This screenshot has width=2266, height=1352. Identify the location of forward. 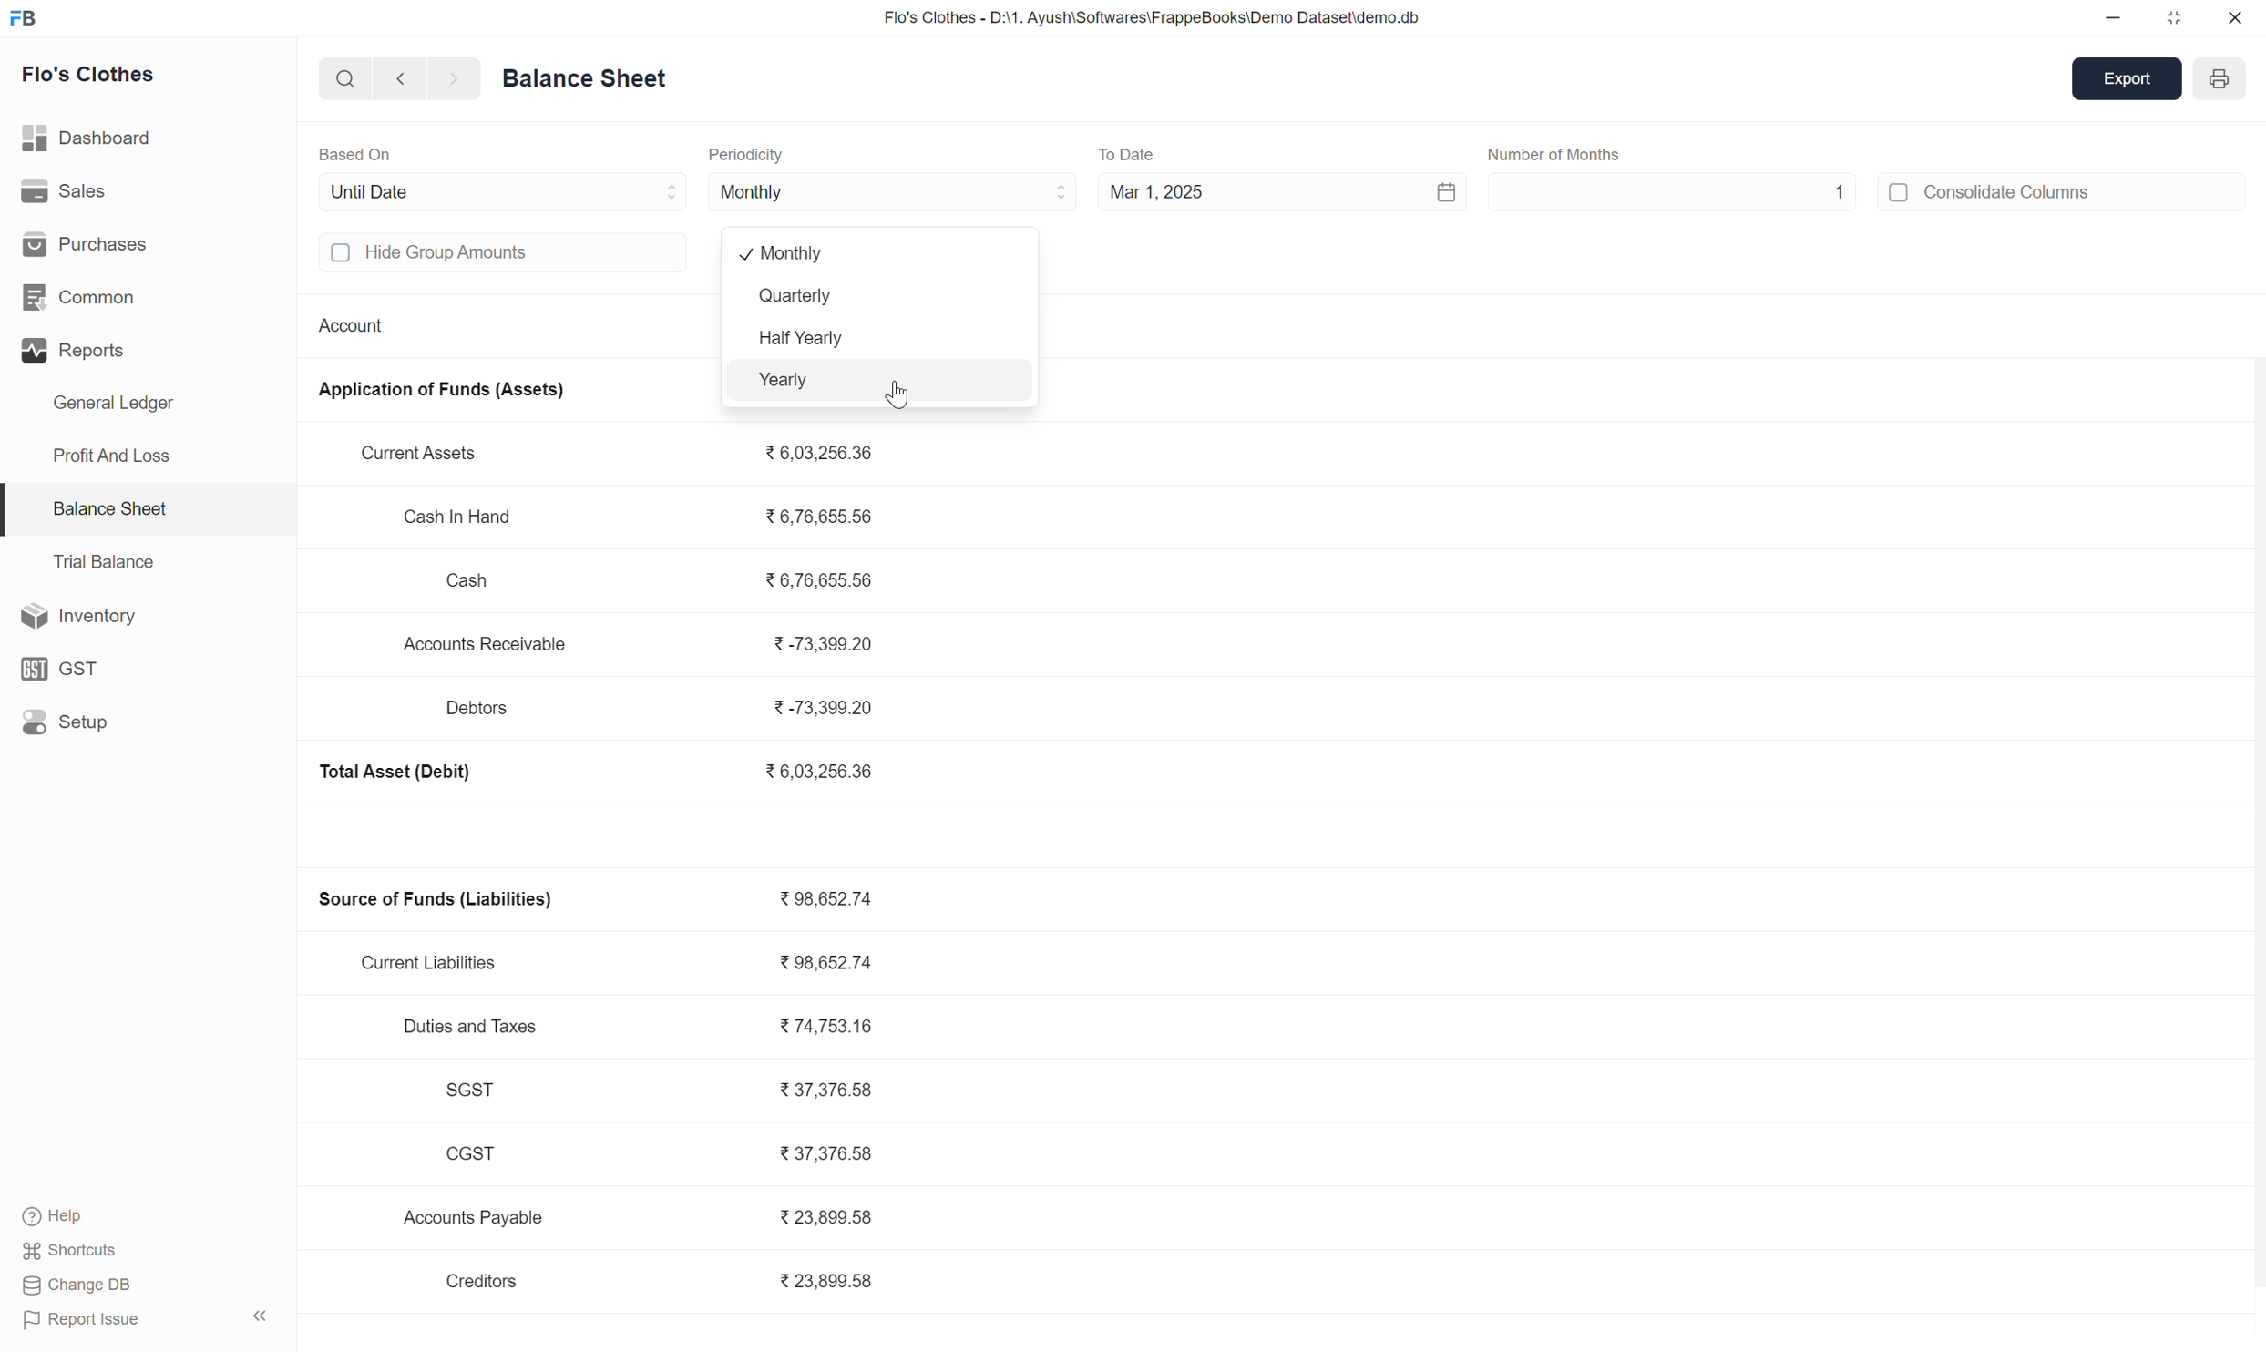
(446, 79).